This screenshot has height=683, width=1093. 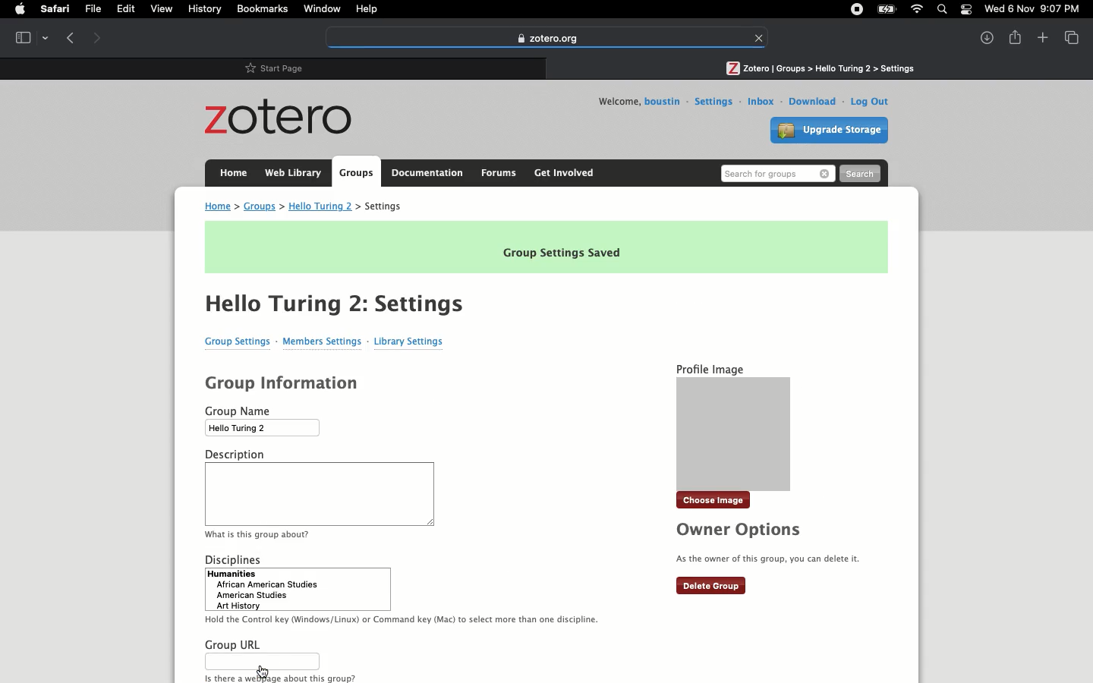 What do you see at coordinates (404, 588) in the screenshot?
I see `Disciplines` at bounding box center [404, 588].